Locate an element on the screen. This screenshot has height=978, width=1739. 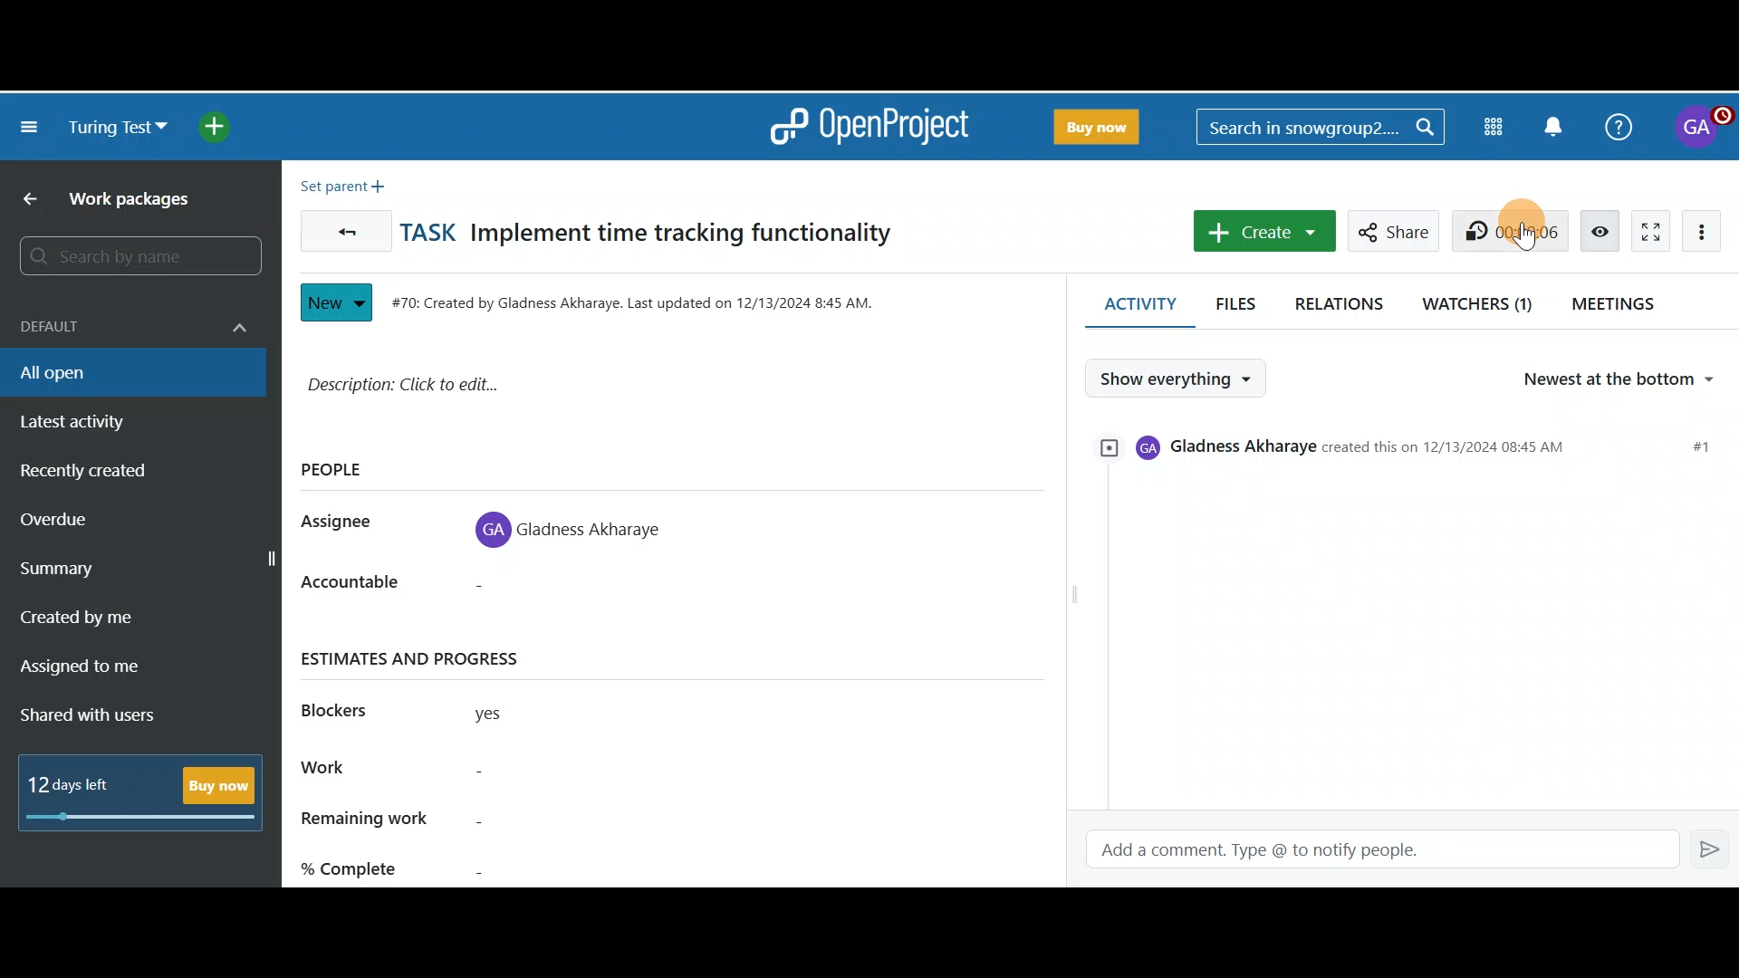
PEOPLE is located at coordinates (344, 470).